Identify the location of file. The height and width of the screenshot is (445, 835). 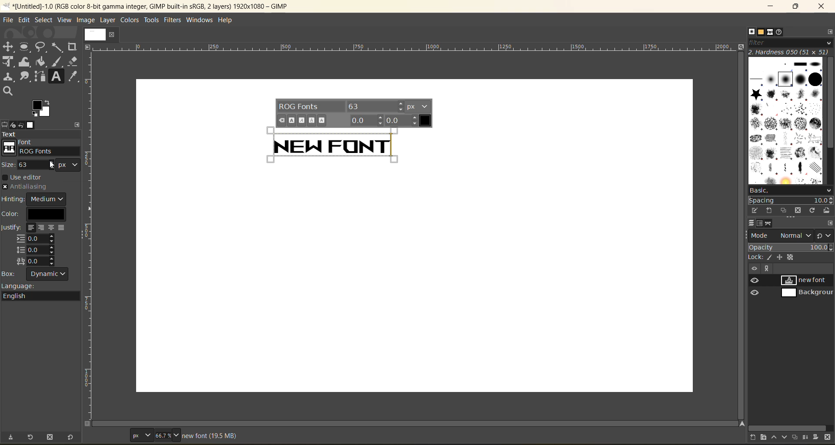
(10, 20).